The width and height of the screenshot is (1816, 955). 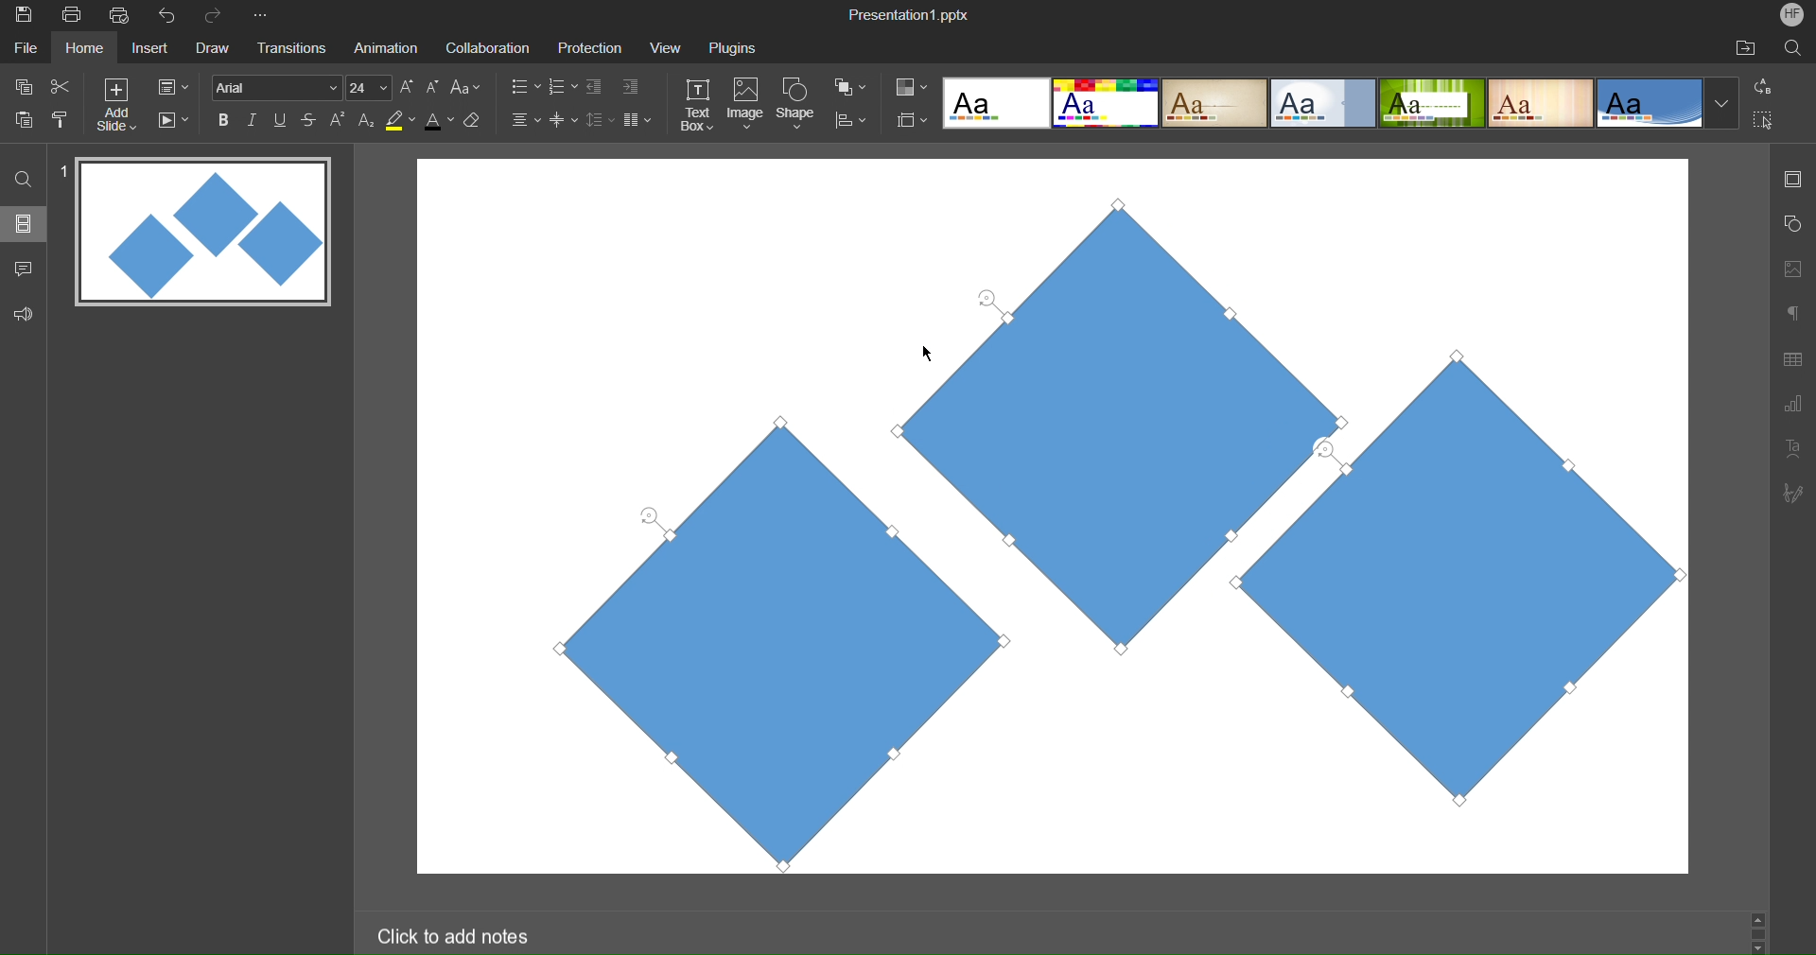 I want to click on Highlight, so click(x=401, y=120).